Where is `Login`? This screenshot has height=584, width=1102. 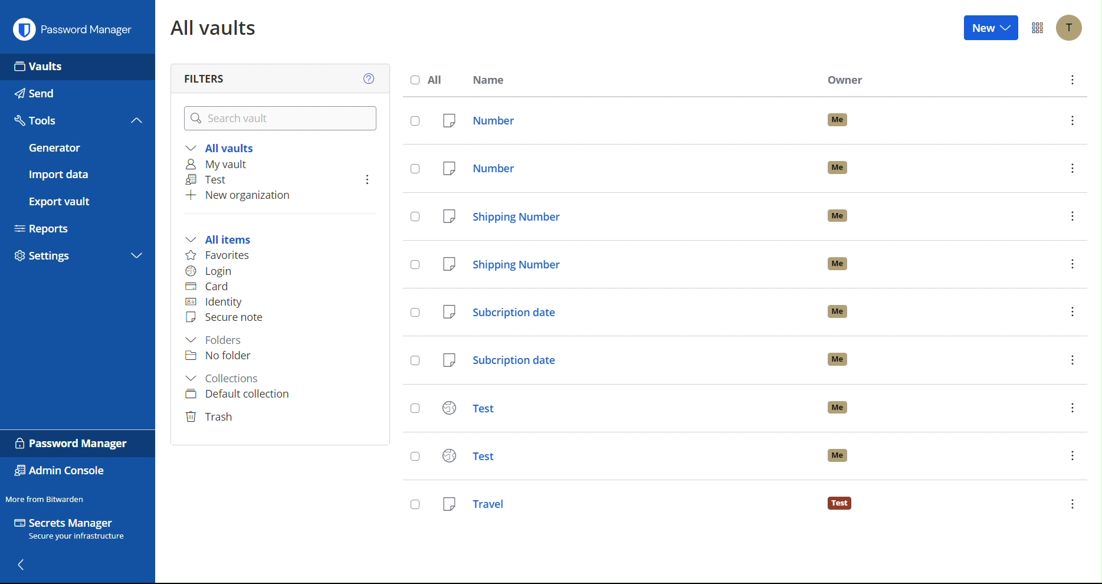
Login is located at coordinates (211, 271).